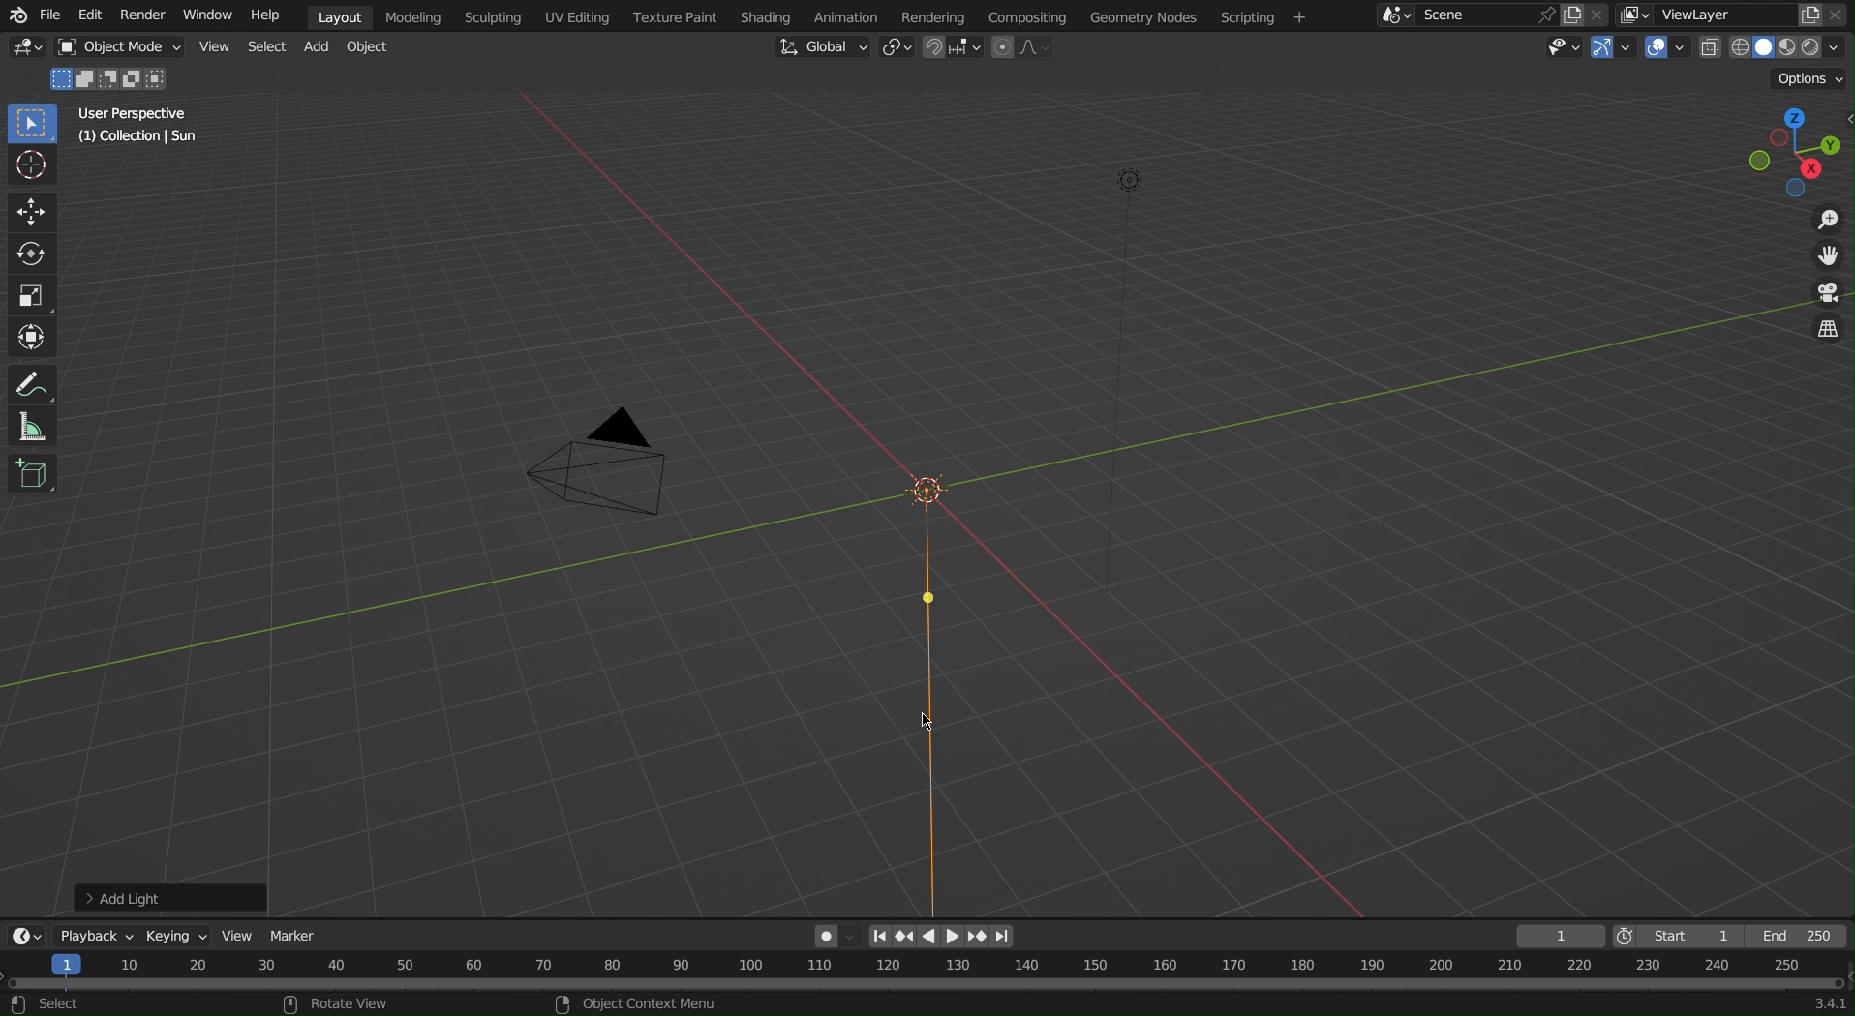  Describe the element at coordinates (138, 15) in the screenshot. I see `Render` at that location.